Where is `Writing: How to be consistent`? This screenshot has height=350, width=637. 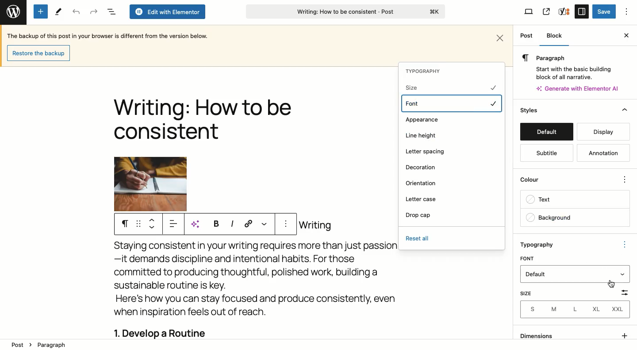
Writing: How to be consistent is located at coordinates (345, 13).